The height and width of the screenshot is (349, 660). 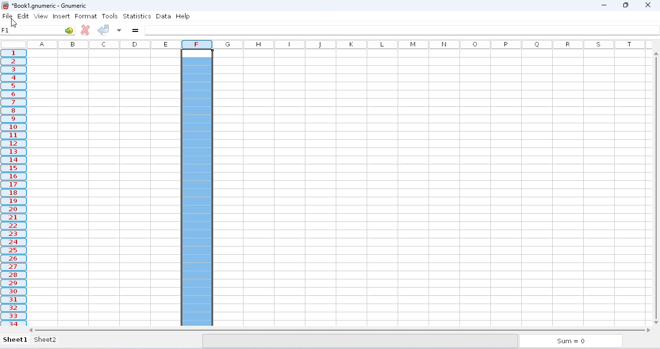 What do you see at coordinates (402, 30) in the screenshot?
I see `formula bar` at bounding box center [402, 30].